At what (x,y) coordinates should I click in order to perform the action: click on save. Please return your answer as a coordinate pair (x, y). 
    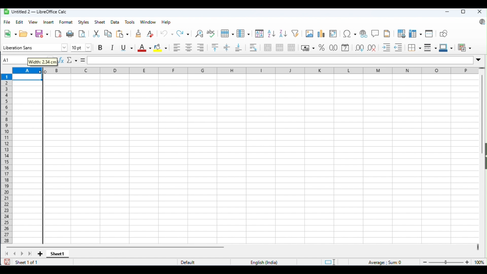
    Looking at the image, I should click on (7, 262).